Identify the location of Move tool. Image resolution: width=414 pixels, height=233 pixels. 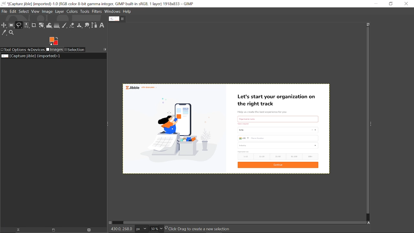
(4, 25).